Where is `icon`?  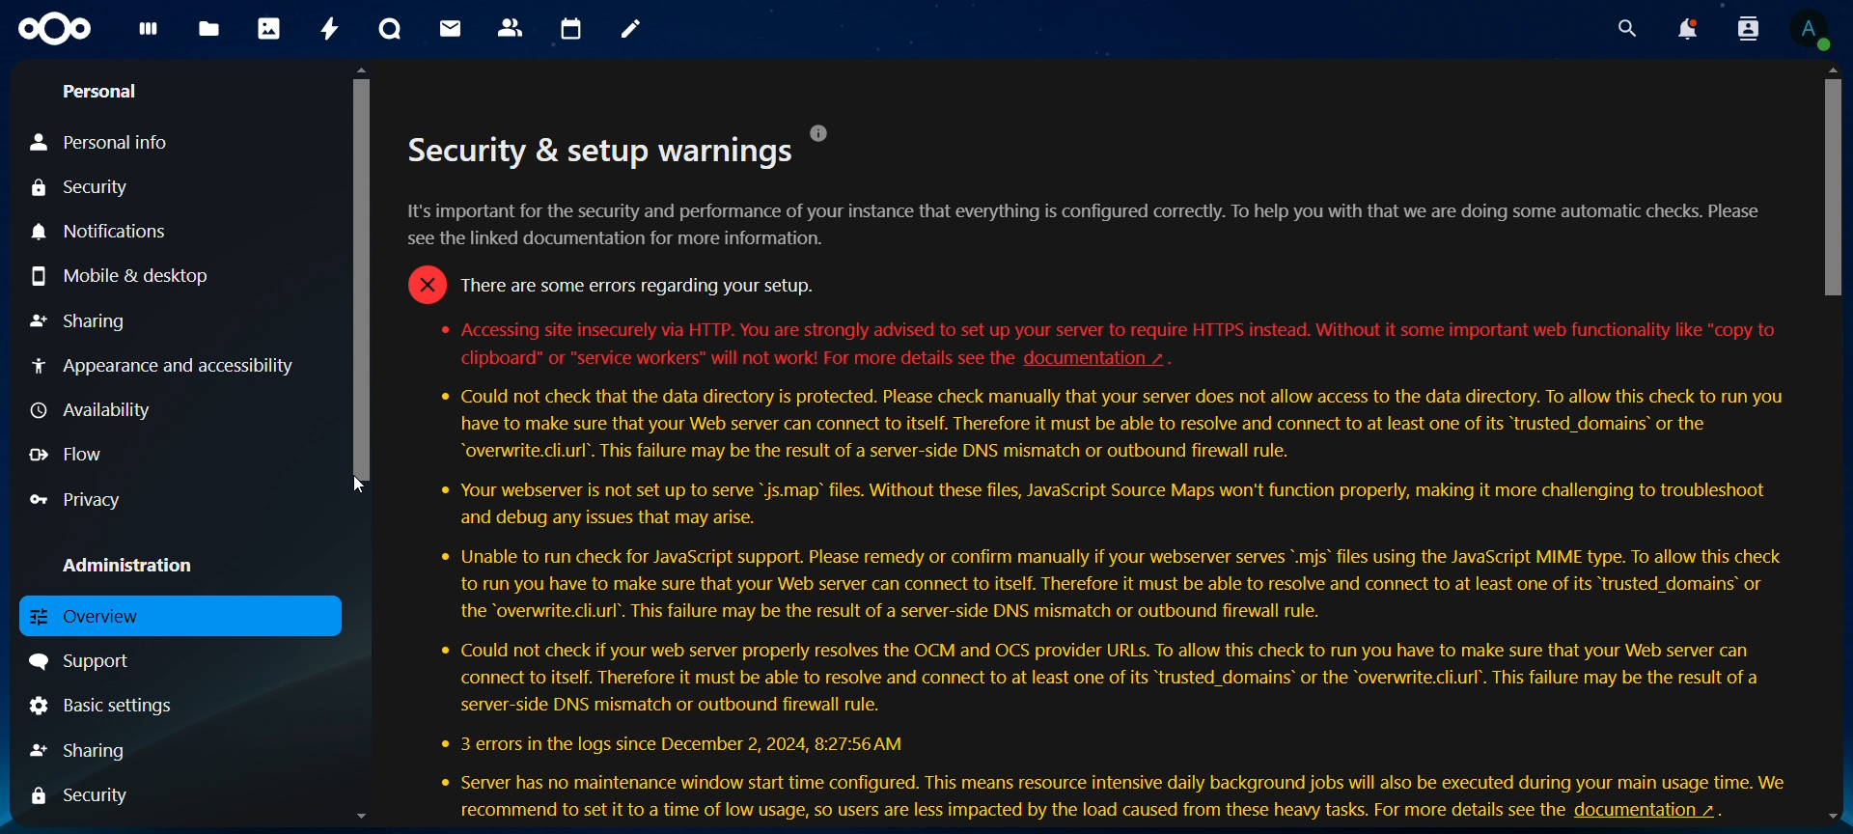 icon is located at coordinates (57, 30).